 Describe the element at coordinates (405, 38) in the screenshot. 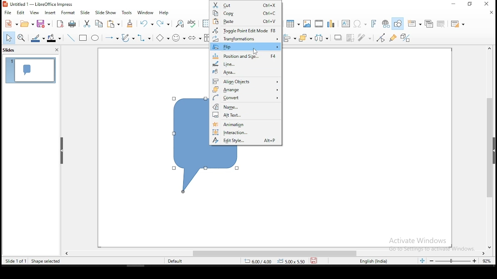

I see `toggle extrusion` at that location.